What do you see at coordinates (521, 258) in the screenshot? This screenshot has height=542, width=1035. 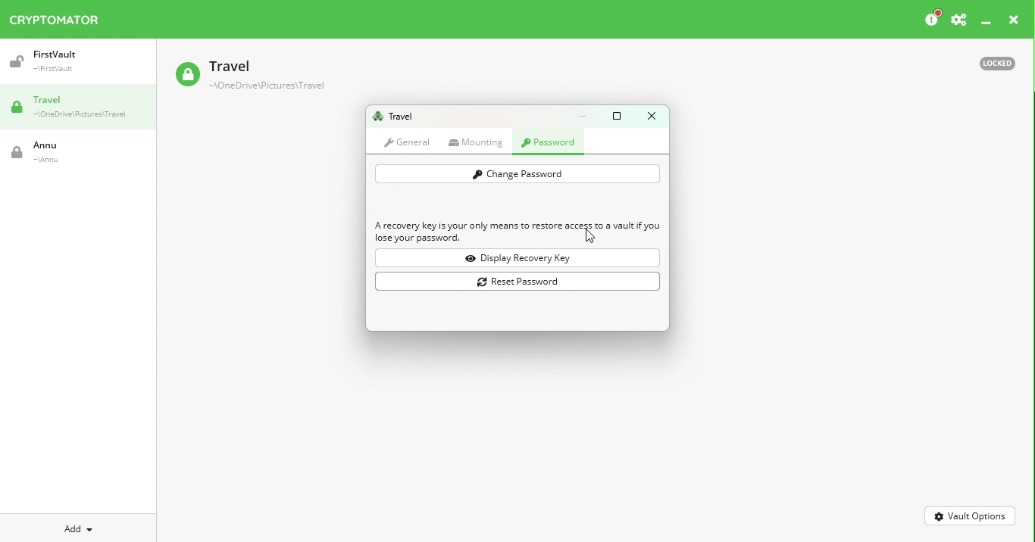 I see `Display recovery key` at bounding box center [521, 258].